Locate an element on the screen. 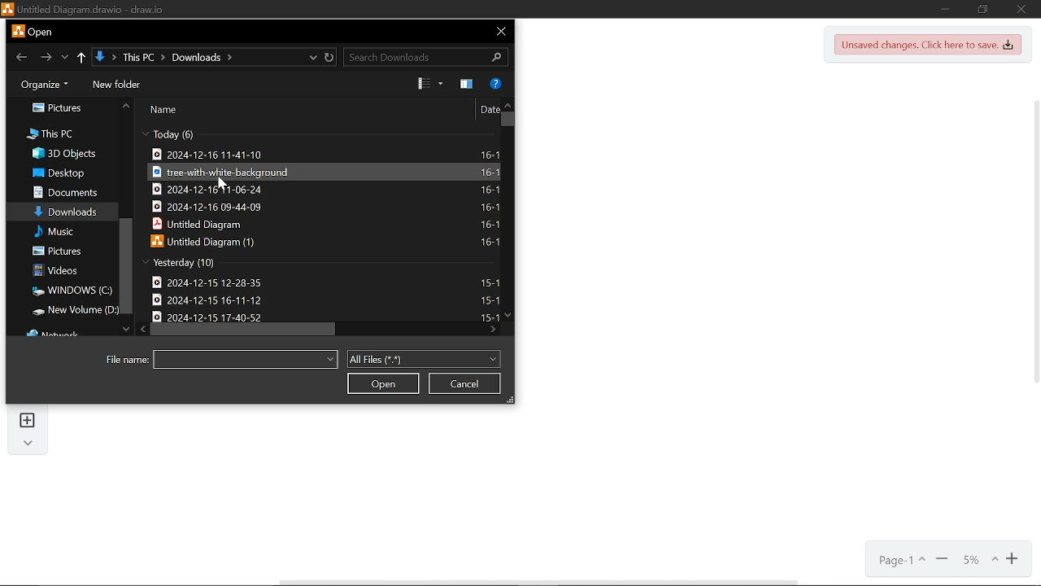  CLose is located at coordinates (499, 32).